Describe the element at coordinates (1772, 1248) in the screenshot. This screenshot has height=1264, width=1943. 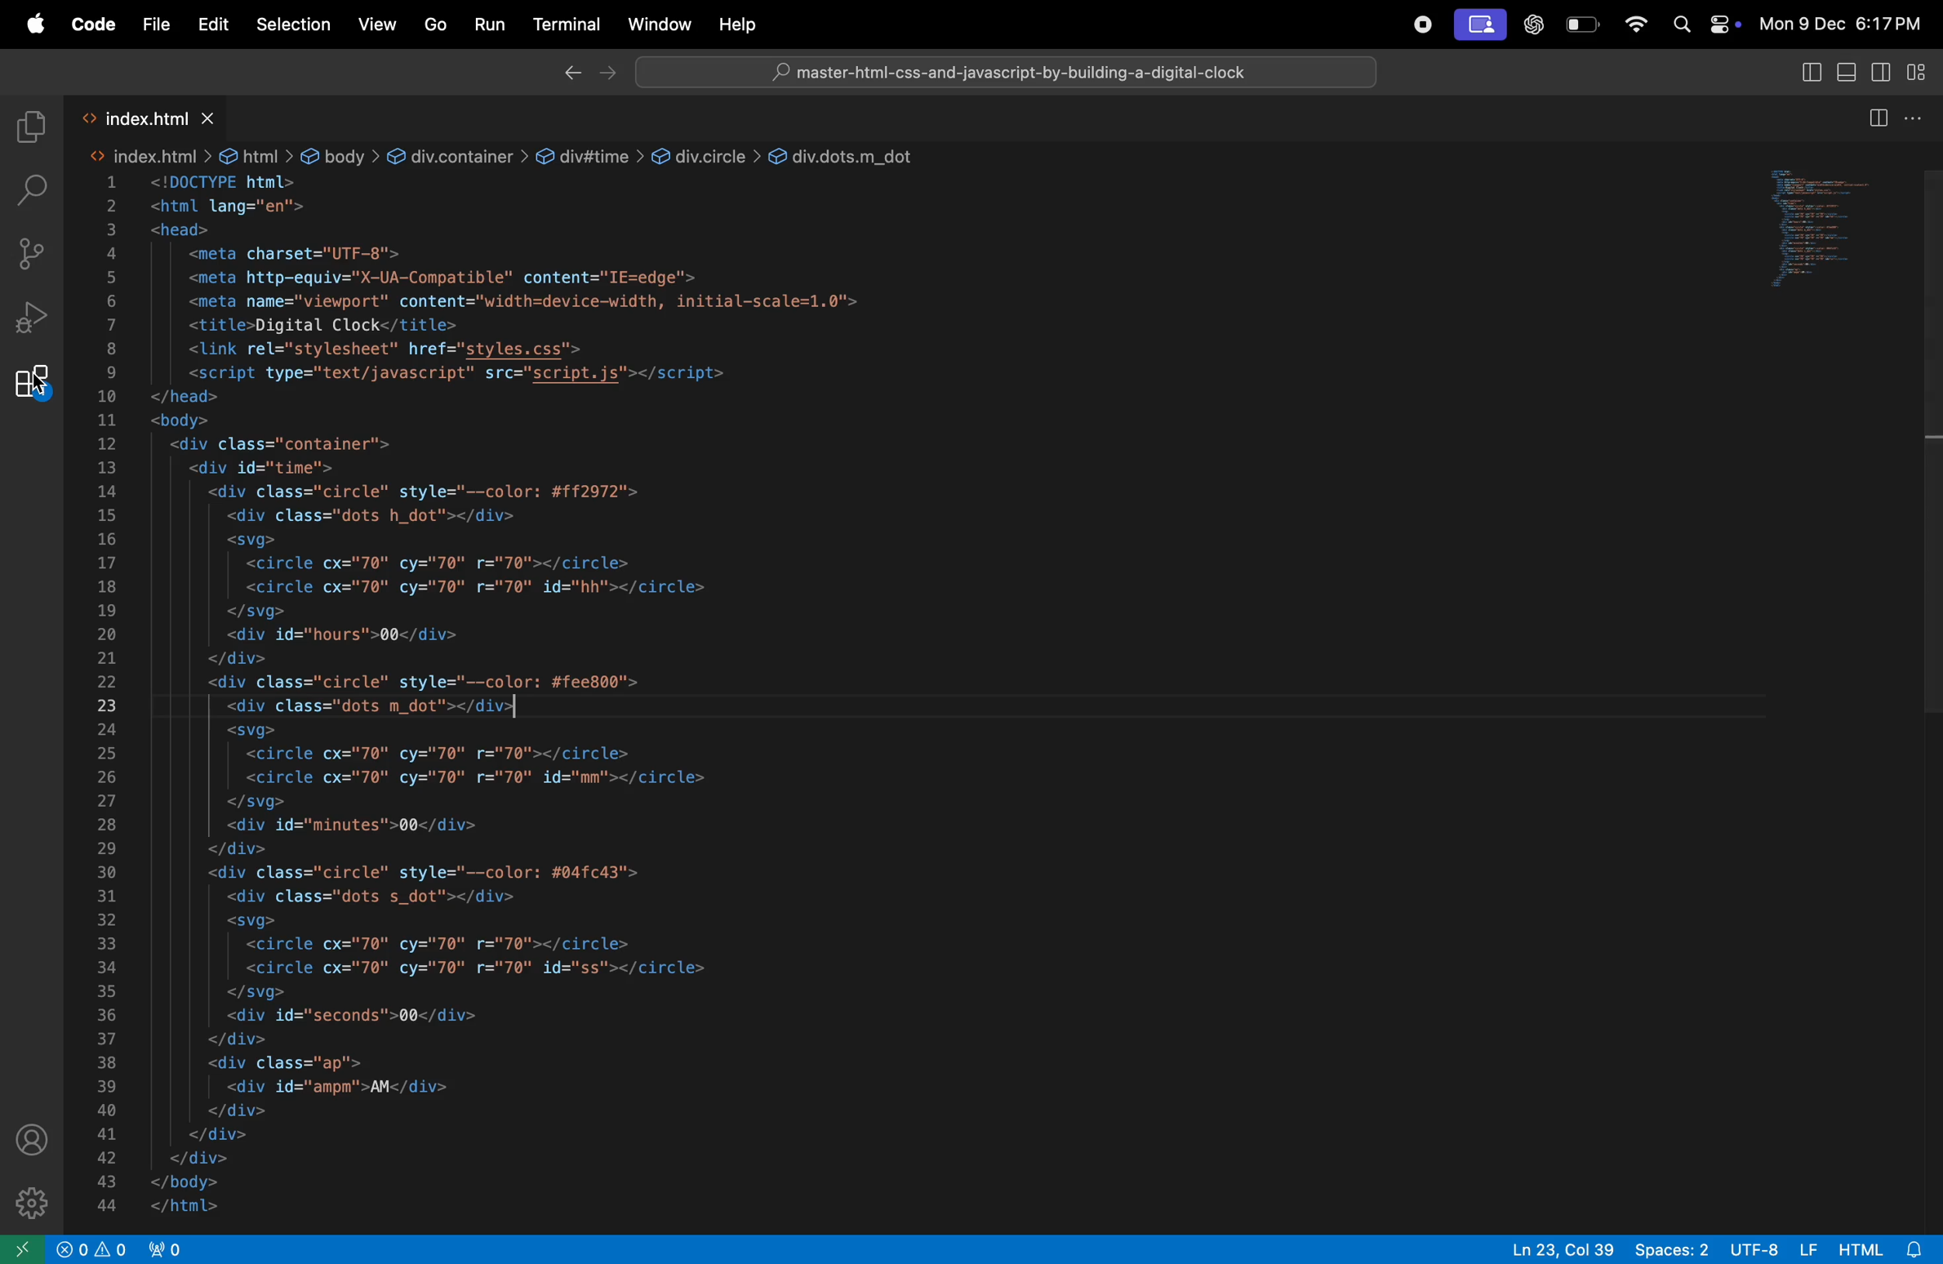
I see `Utf` at that location.